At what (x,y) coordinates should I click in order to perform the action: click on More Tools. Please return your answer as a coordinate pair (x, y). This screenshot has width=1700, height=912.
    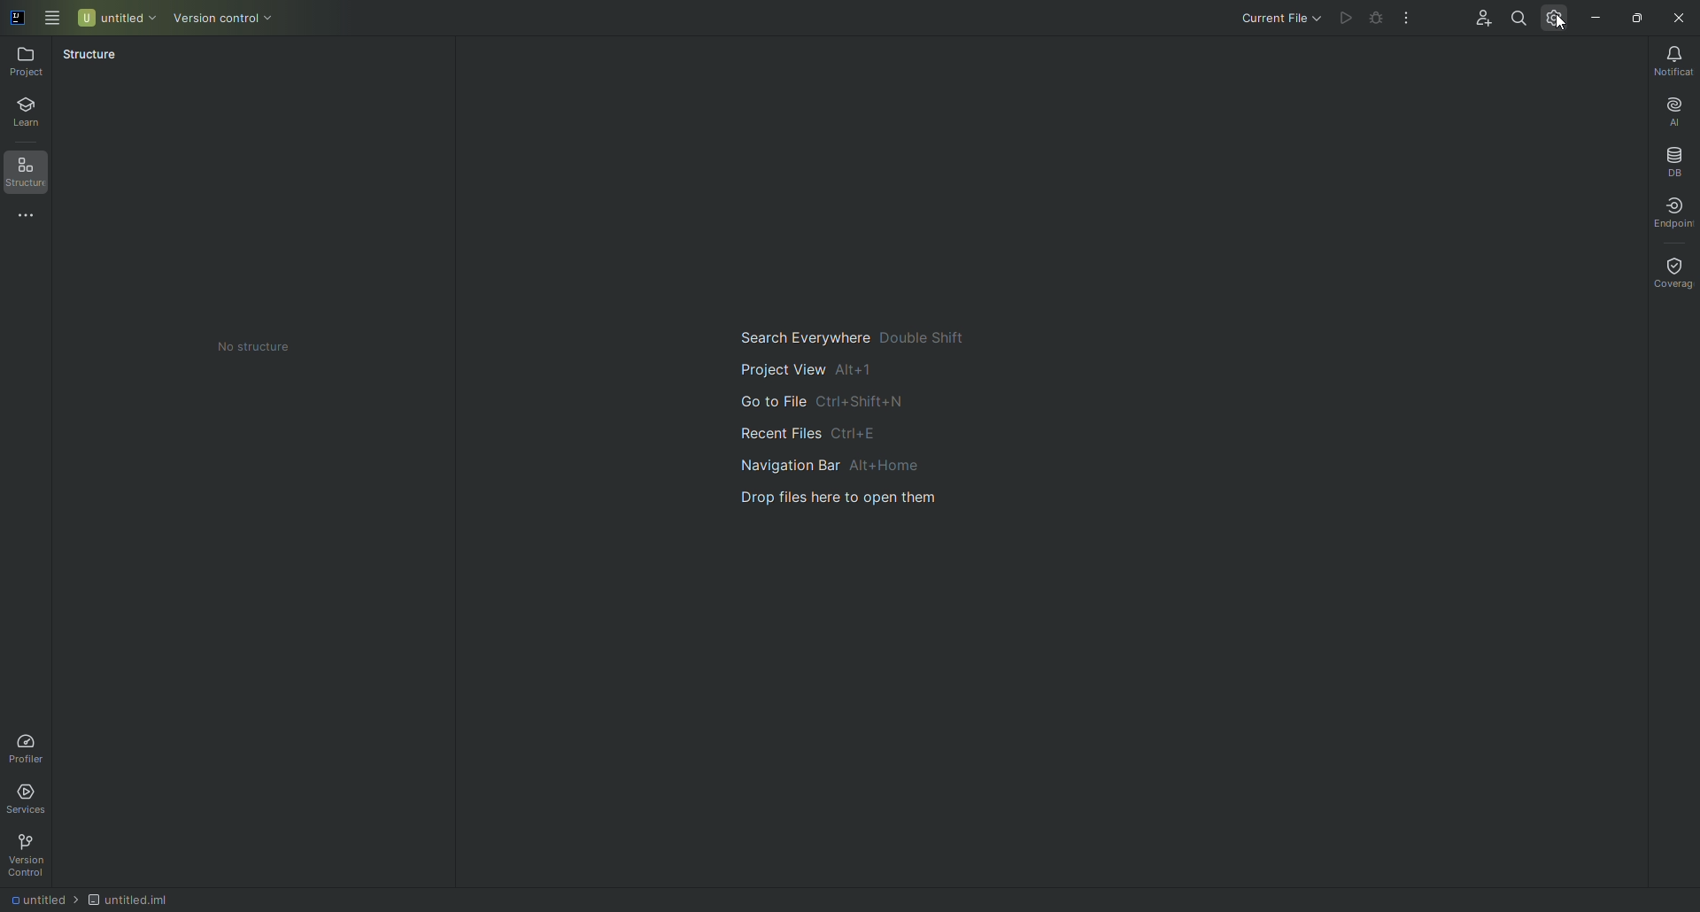
    Looking at the image, I should click on (30, 219).